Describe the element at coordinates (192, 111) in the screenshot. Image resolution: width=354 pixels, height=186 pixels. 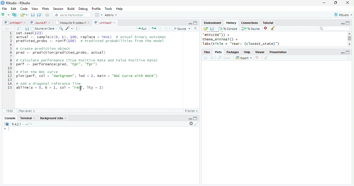
I see `R Script` at that location.